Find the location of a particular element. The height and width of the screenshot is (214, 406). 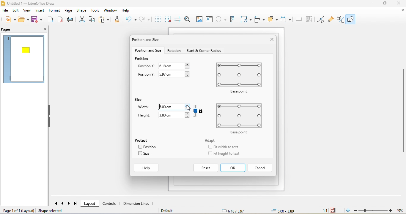

text box is located at coordinates (210, 19).